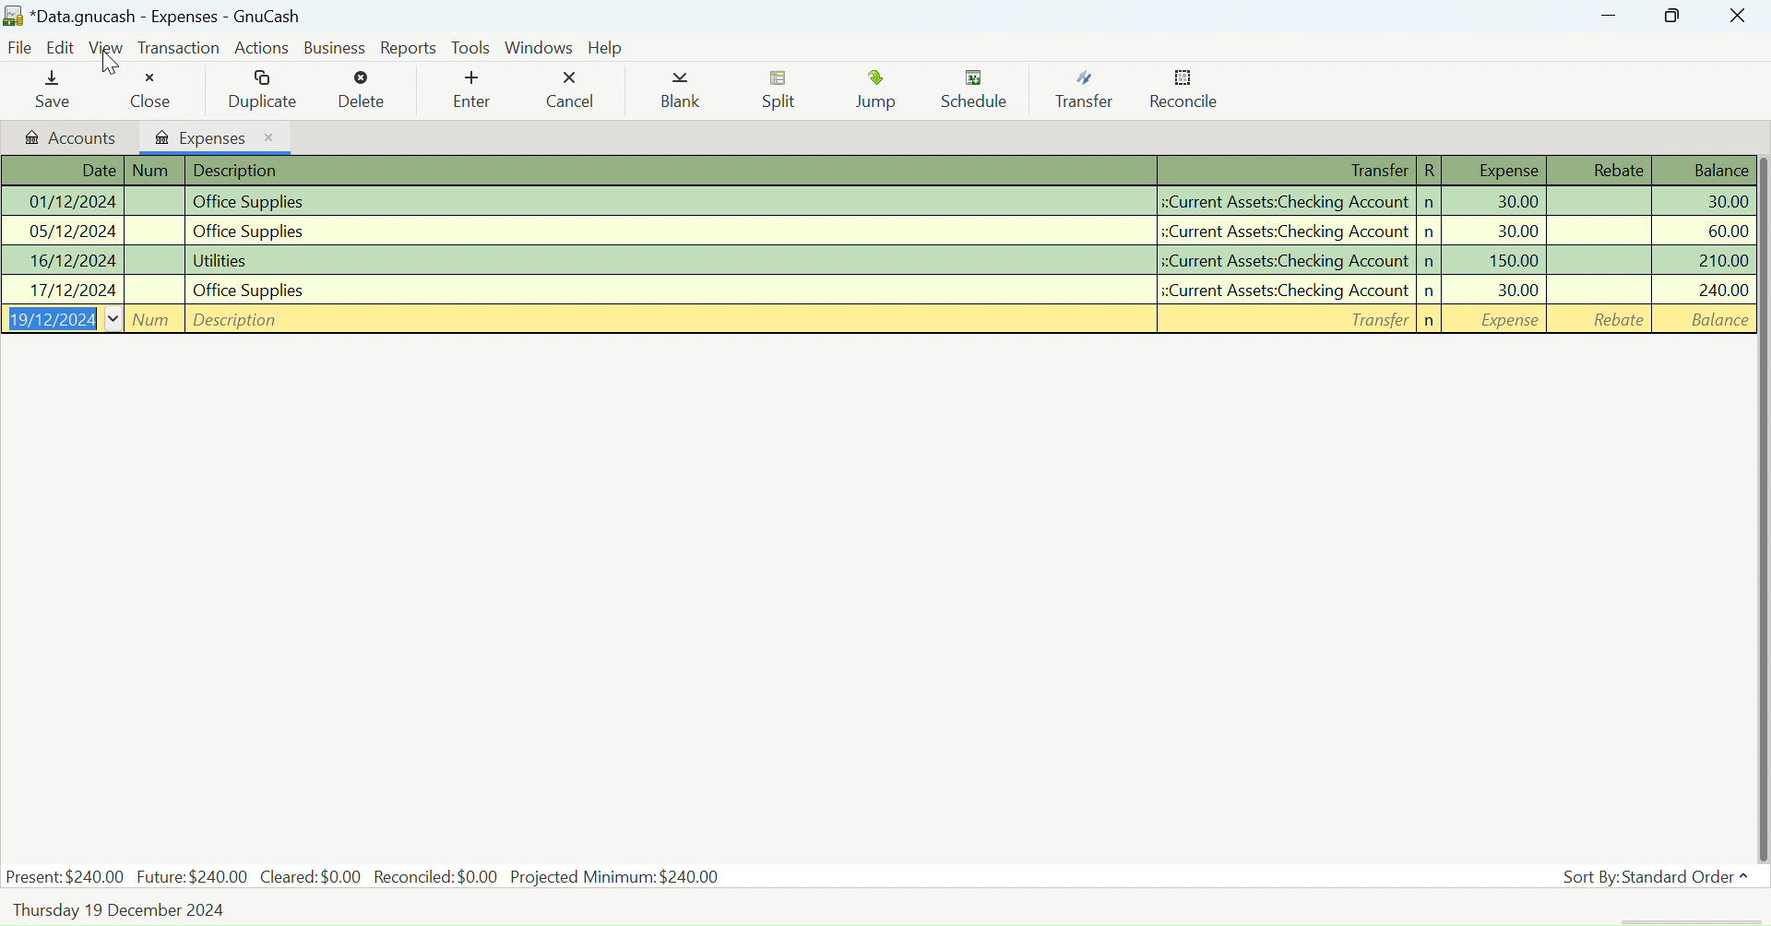 The image size is (1771, 926). I want to click on Sort By: Standard Order, so click(1651, 877).